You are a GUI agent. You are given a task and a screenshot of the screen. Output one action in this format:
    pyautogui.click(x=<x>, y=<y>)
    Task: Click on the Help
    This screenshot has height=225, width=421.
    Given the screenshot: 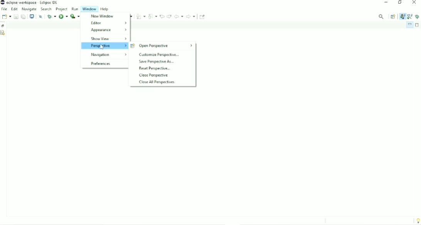 What is the action you would take?
    pyautogui.click(x=106, y=9)
    